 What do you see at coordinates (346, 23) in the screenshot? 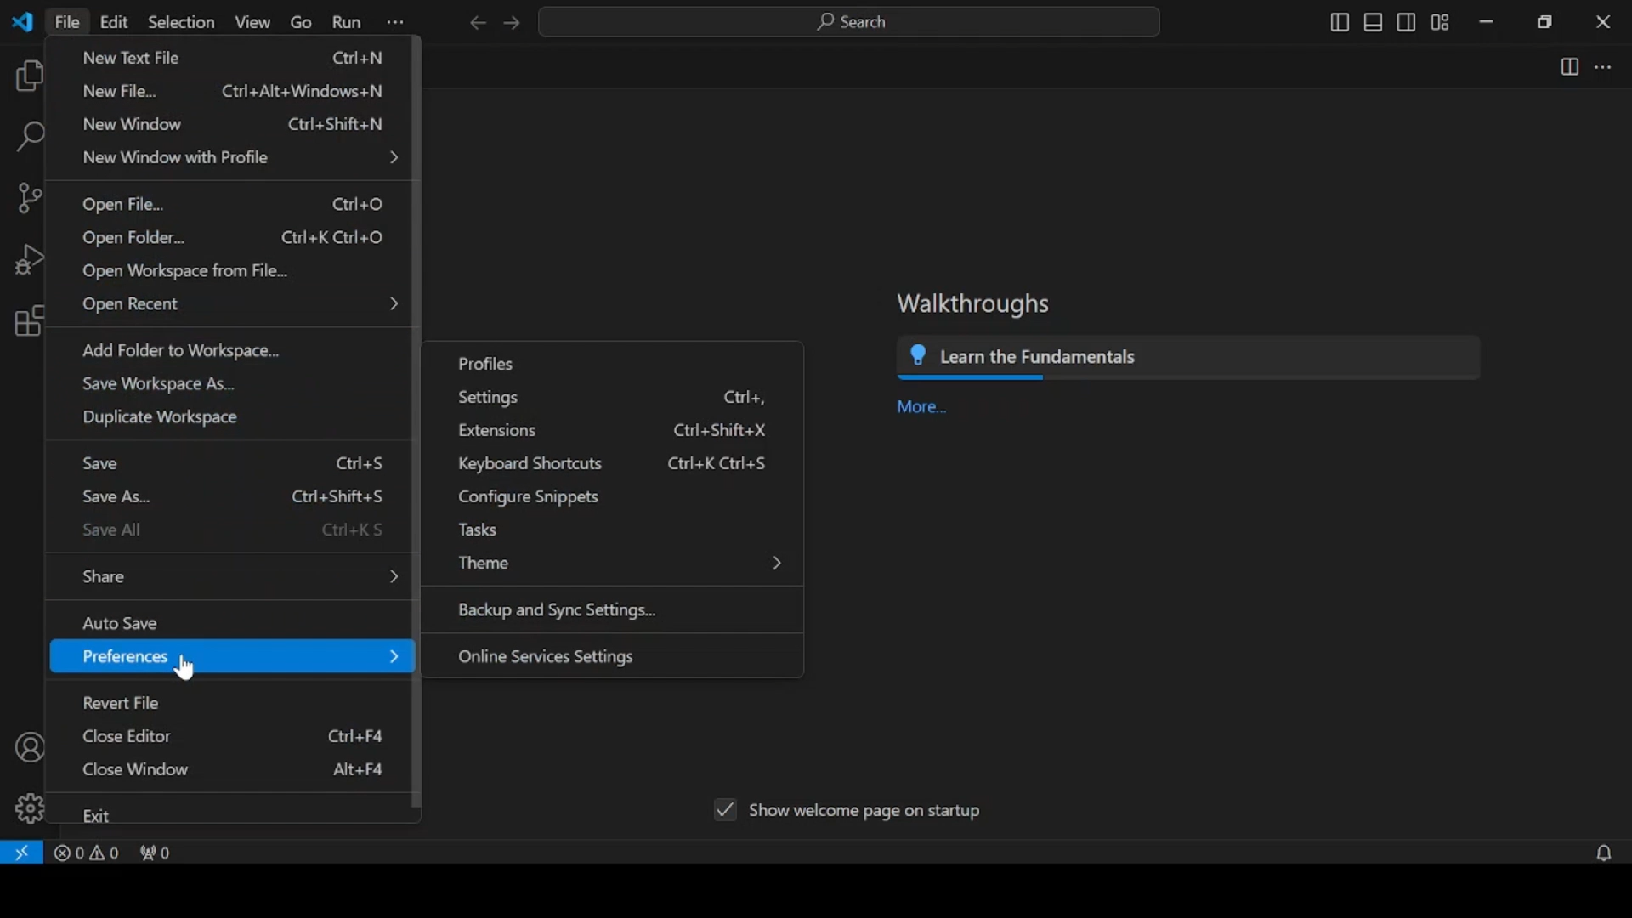
I see `run` at bounding box center [346, 23].